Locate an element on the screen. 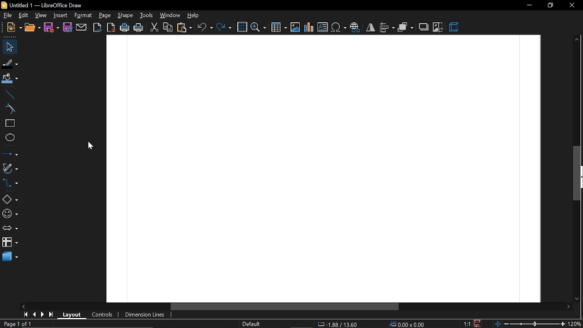  paste is located at coordinates (184, 27).